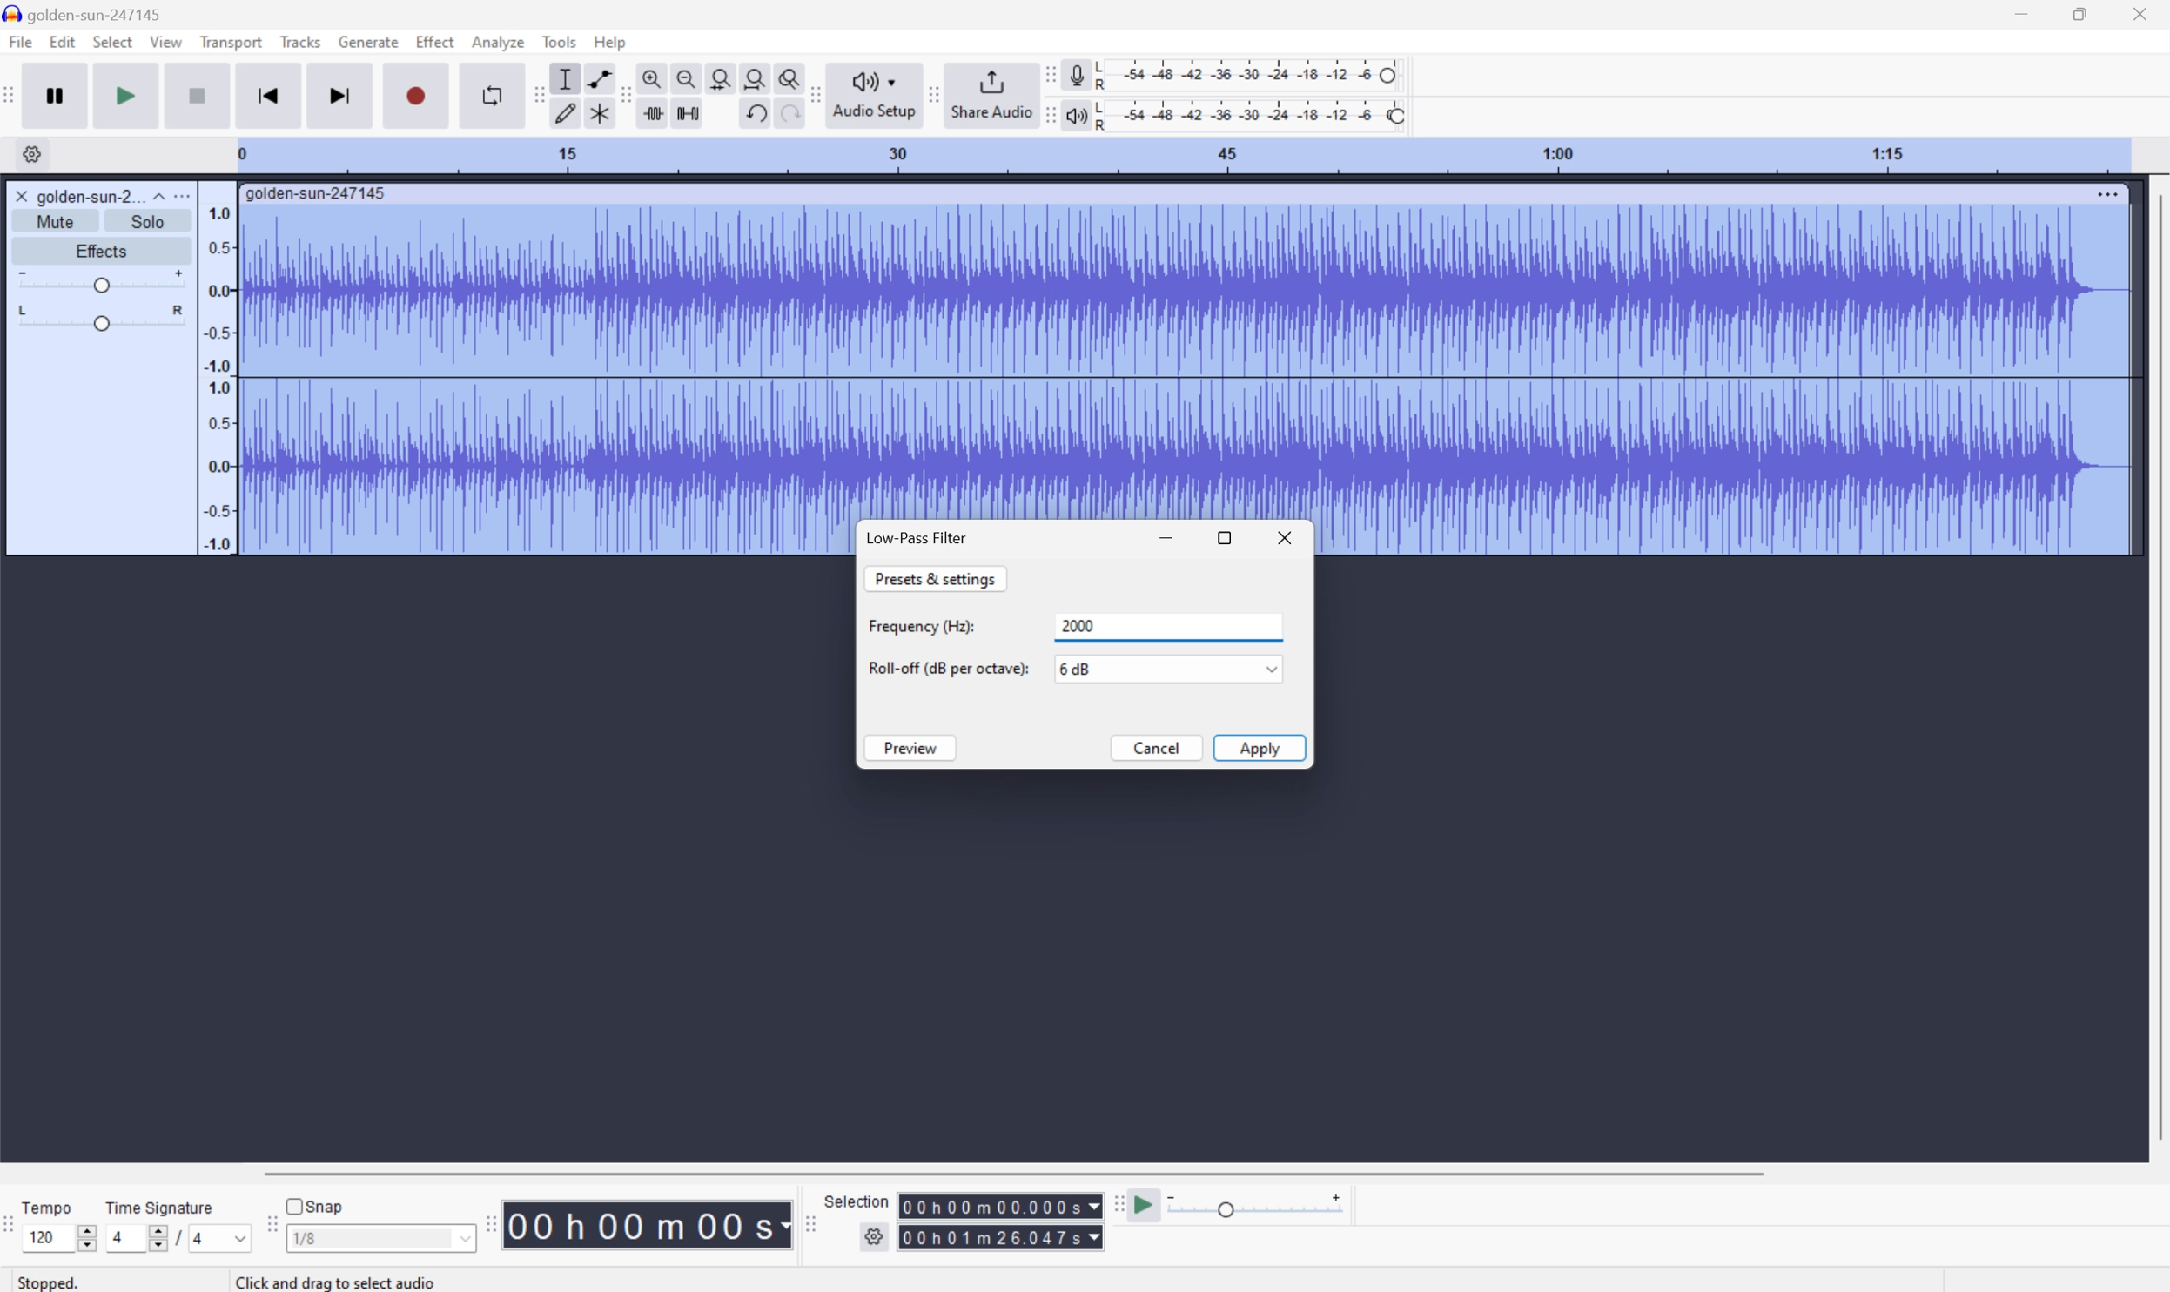 The image size is (2170, 1292). I want to click on Frequencies, so click(218, 379).